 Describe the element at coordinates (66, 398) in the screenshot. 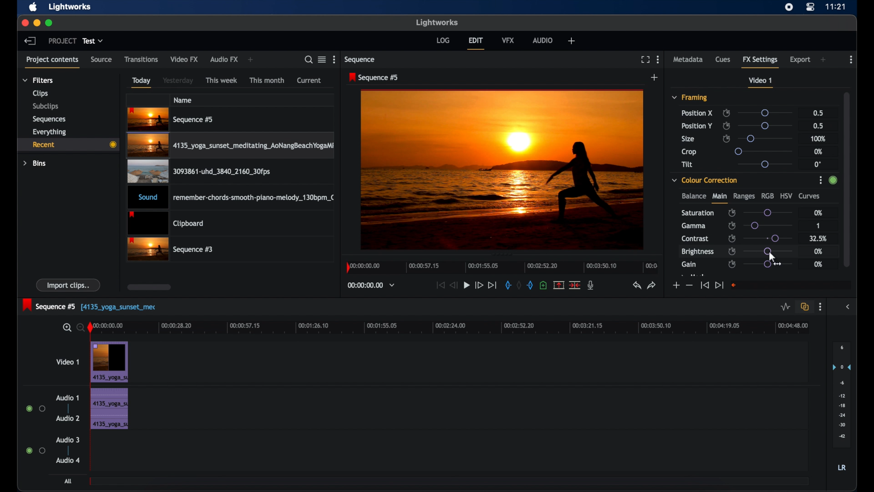

I see `audio 1` at that location.